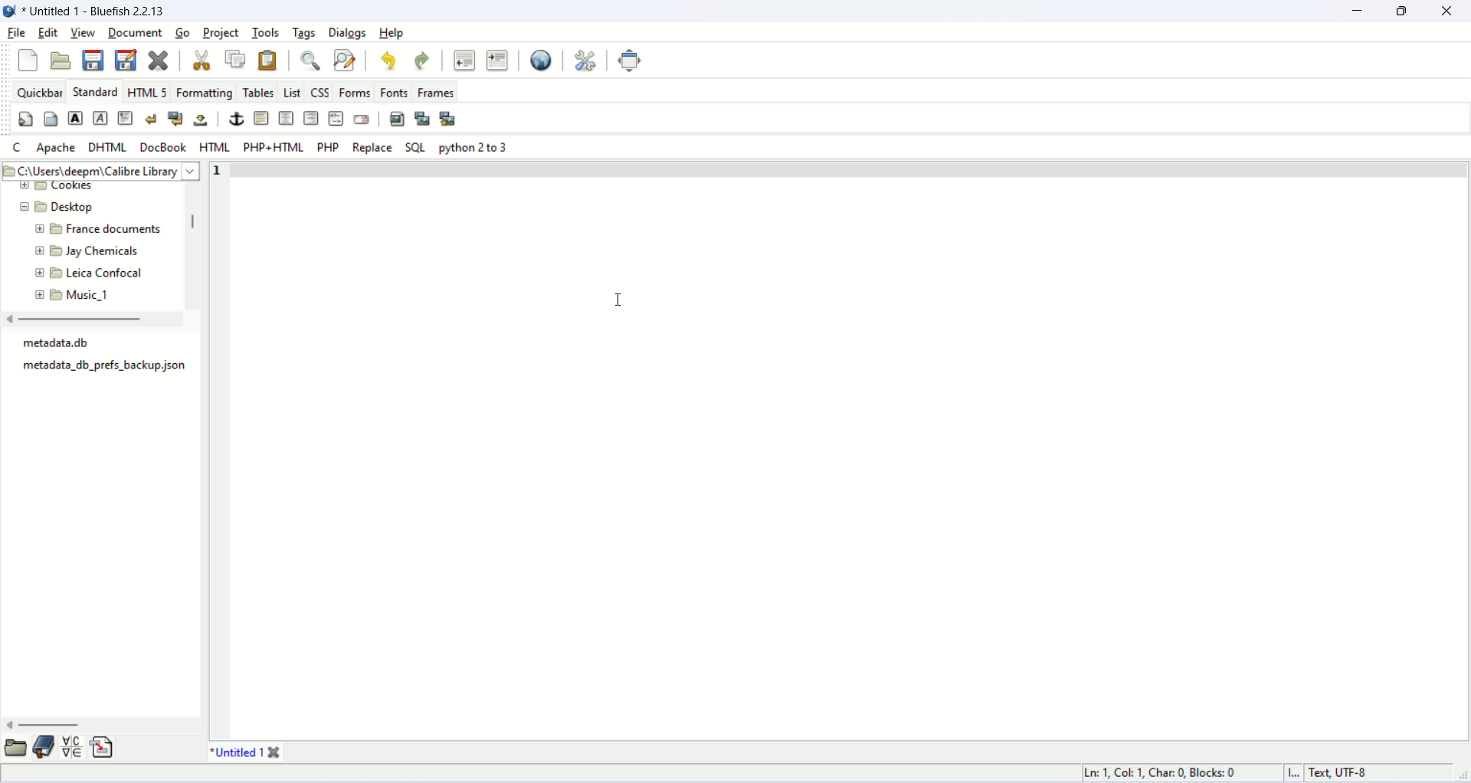 The width and height of the screenshot is (1471, 783). I want to click on bookmarks, so click(45, 749).